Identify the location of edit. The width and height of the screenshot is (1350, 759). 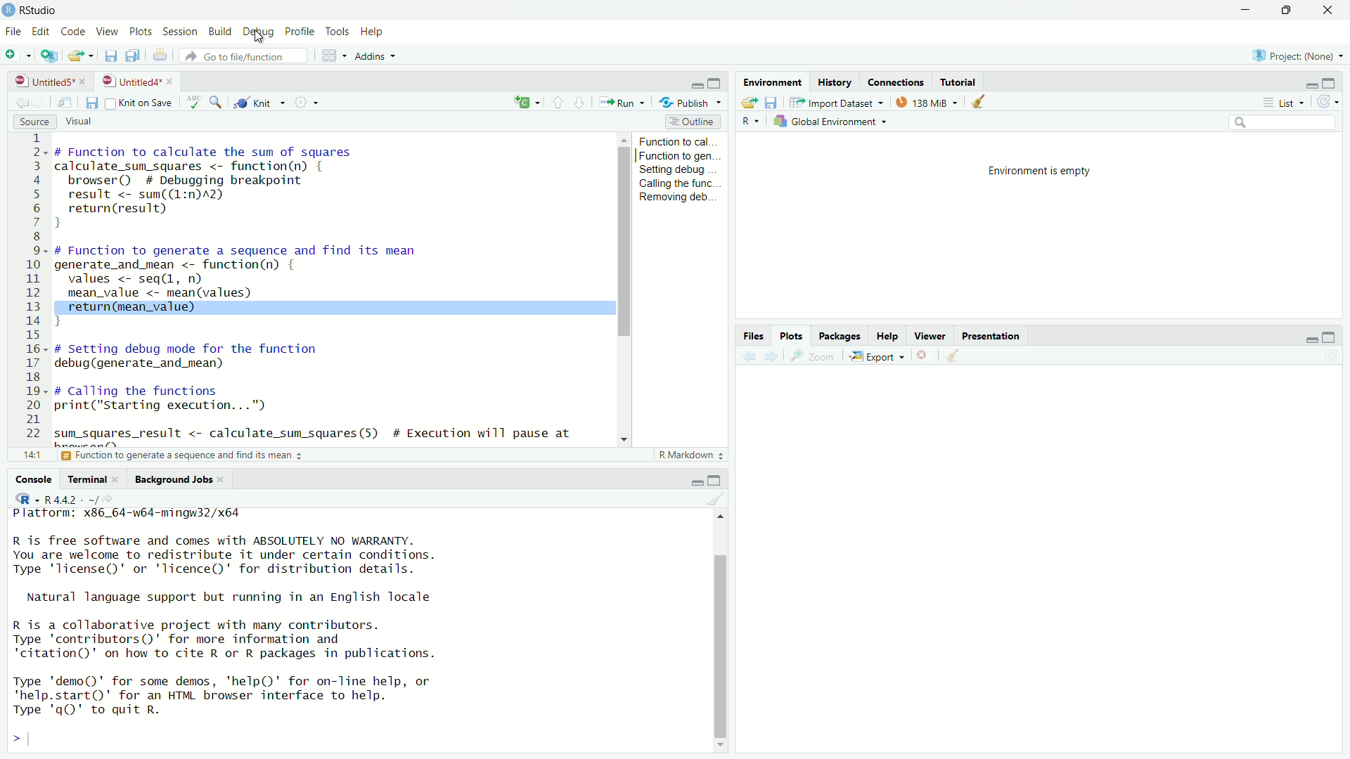
(41, 32).